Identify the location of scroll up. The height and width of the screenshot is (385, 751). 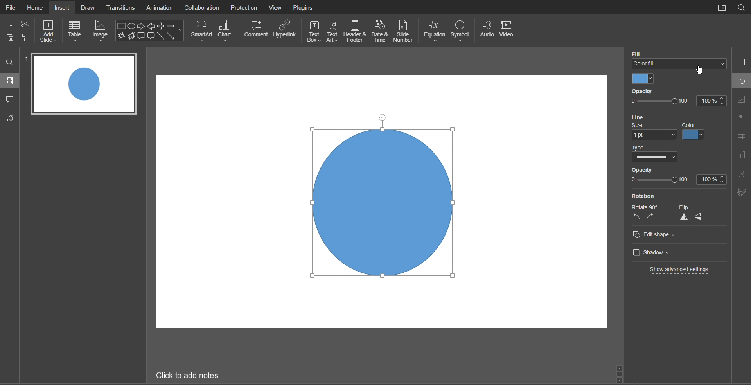
(618, 368).